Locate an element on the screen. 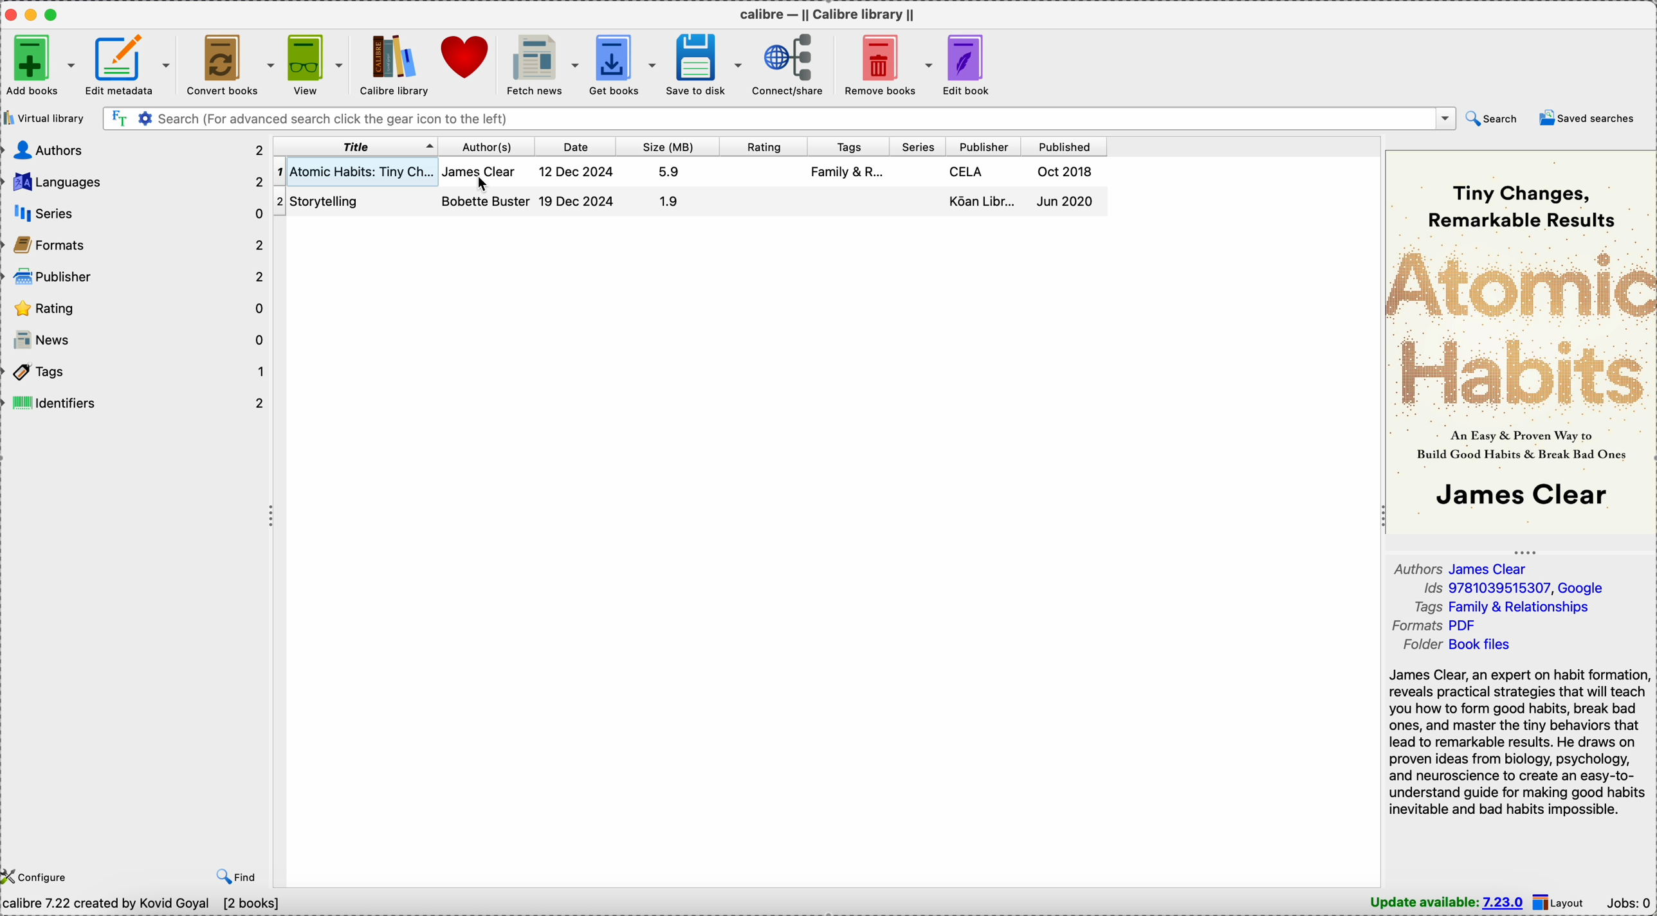  tags Family & Relationships is located at coordinates (1502, 606).